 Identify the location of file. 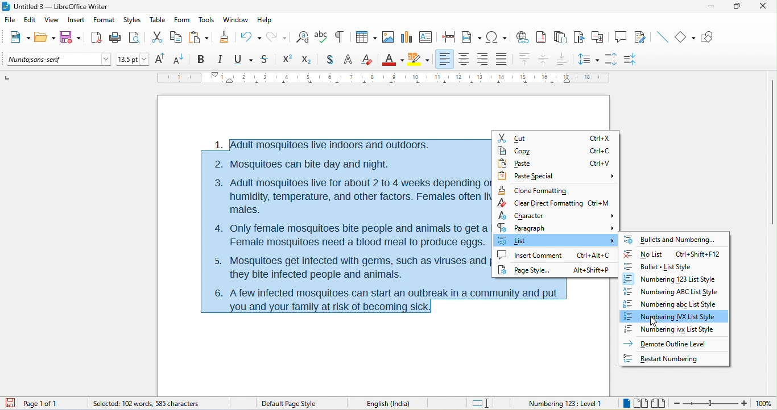
(9, 19).